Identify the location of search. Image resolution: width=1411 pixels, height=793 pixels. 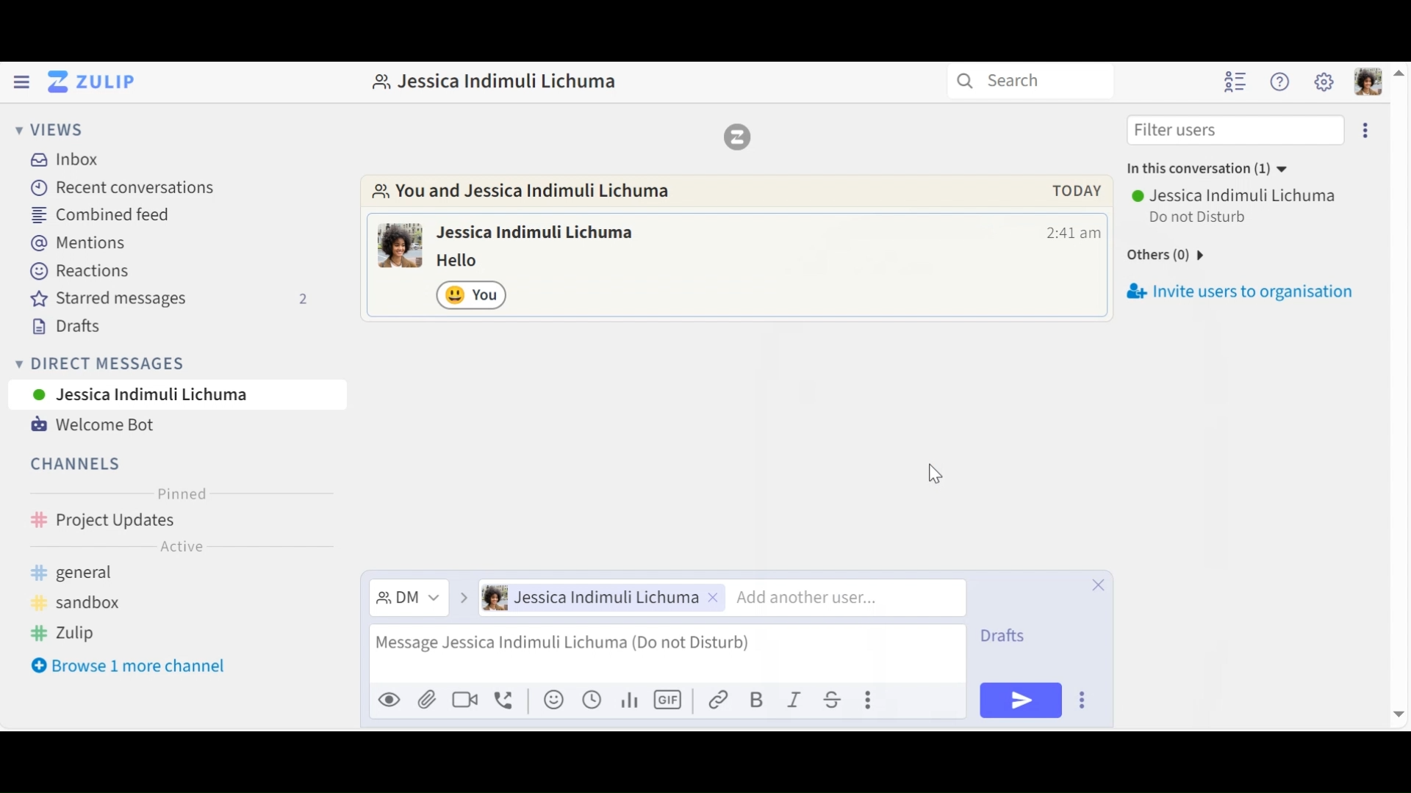
(1028, 82).